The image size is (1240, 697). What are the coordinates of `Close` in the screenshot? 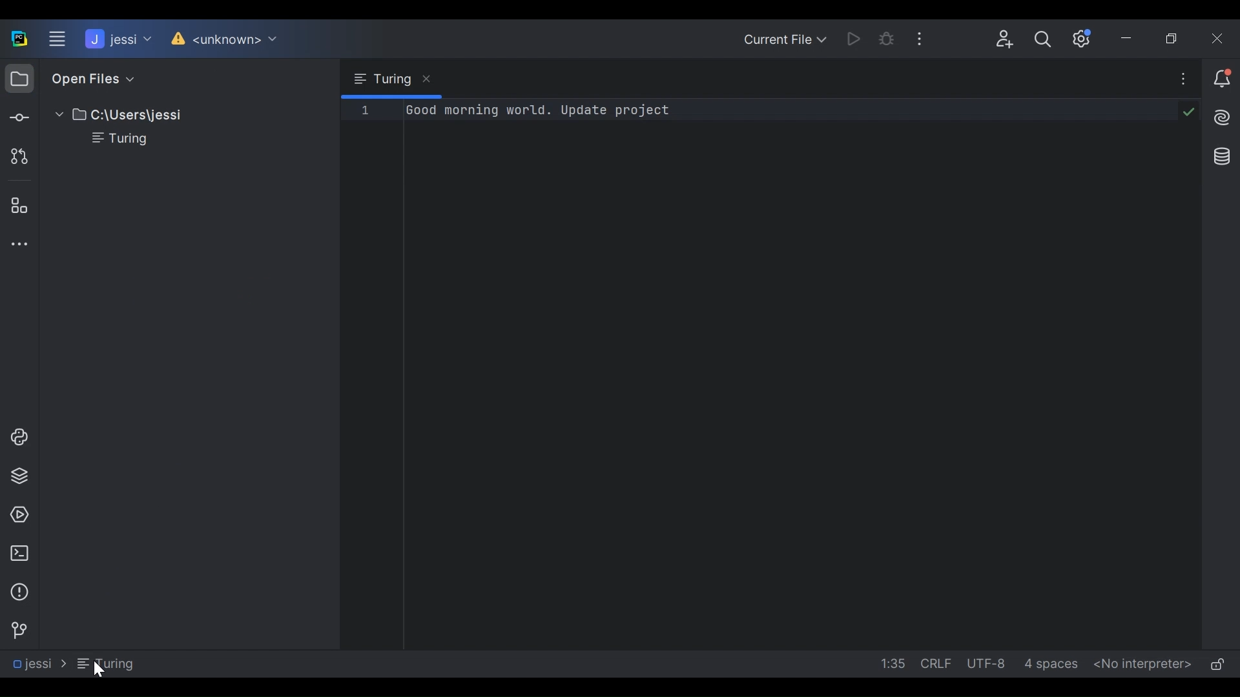 It's located at (1218, 38).